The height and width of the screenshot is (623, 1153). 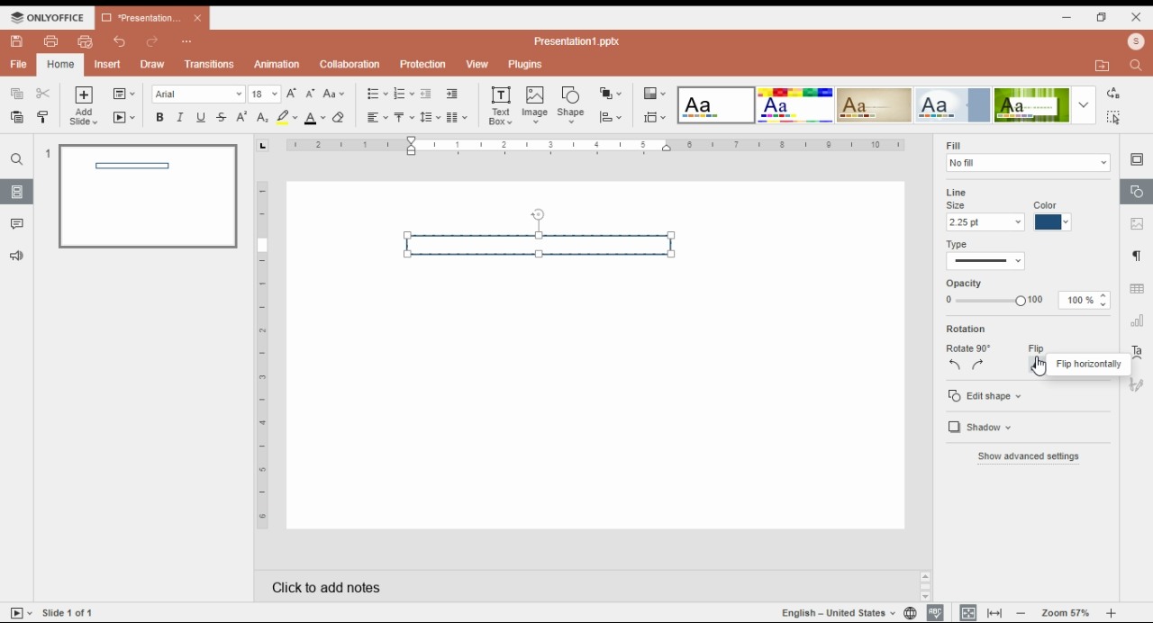 I want to click on Slide 1 of 1, so click(x=68, y=612).